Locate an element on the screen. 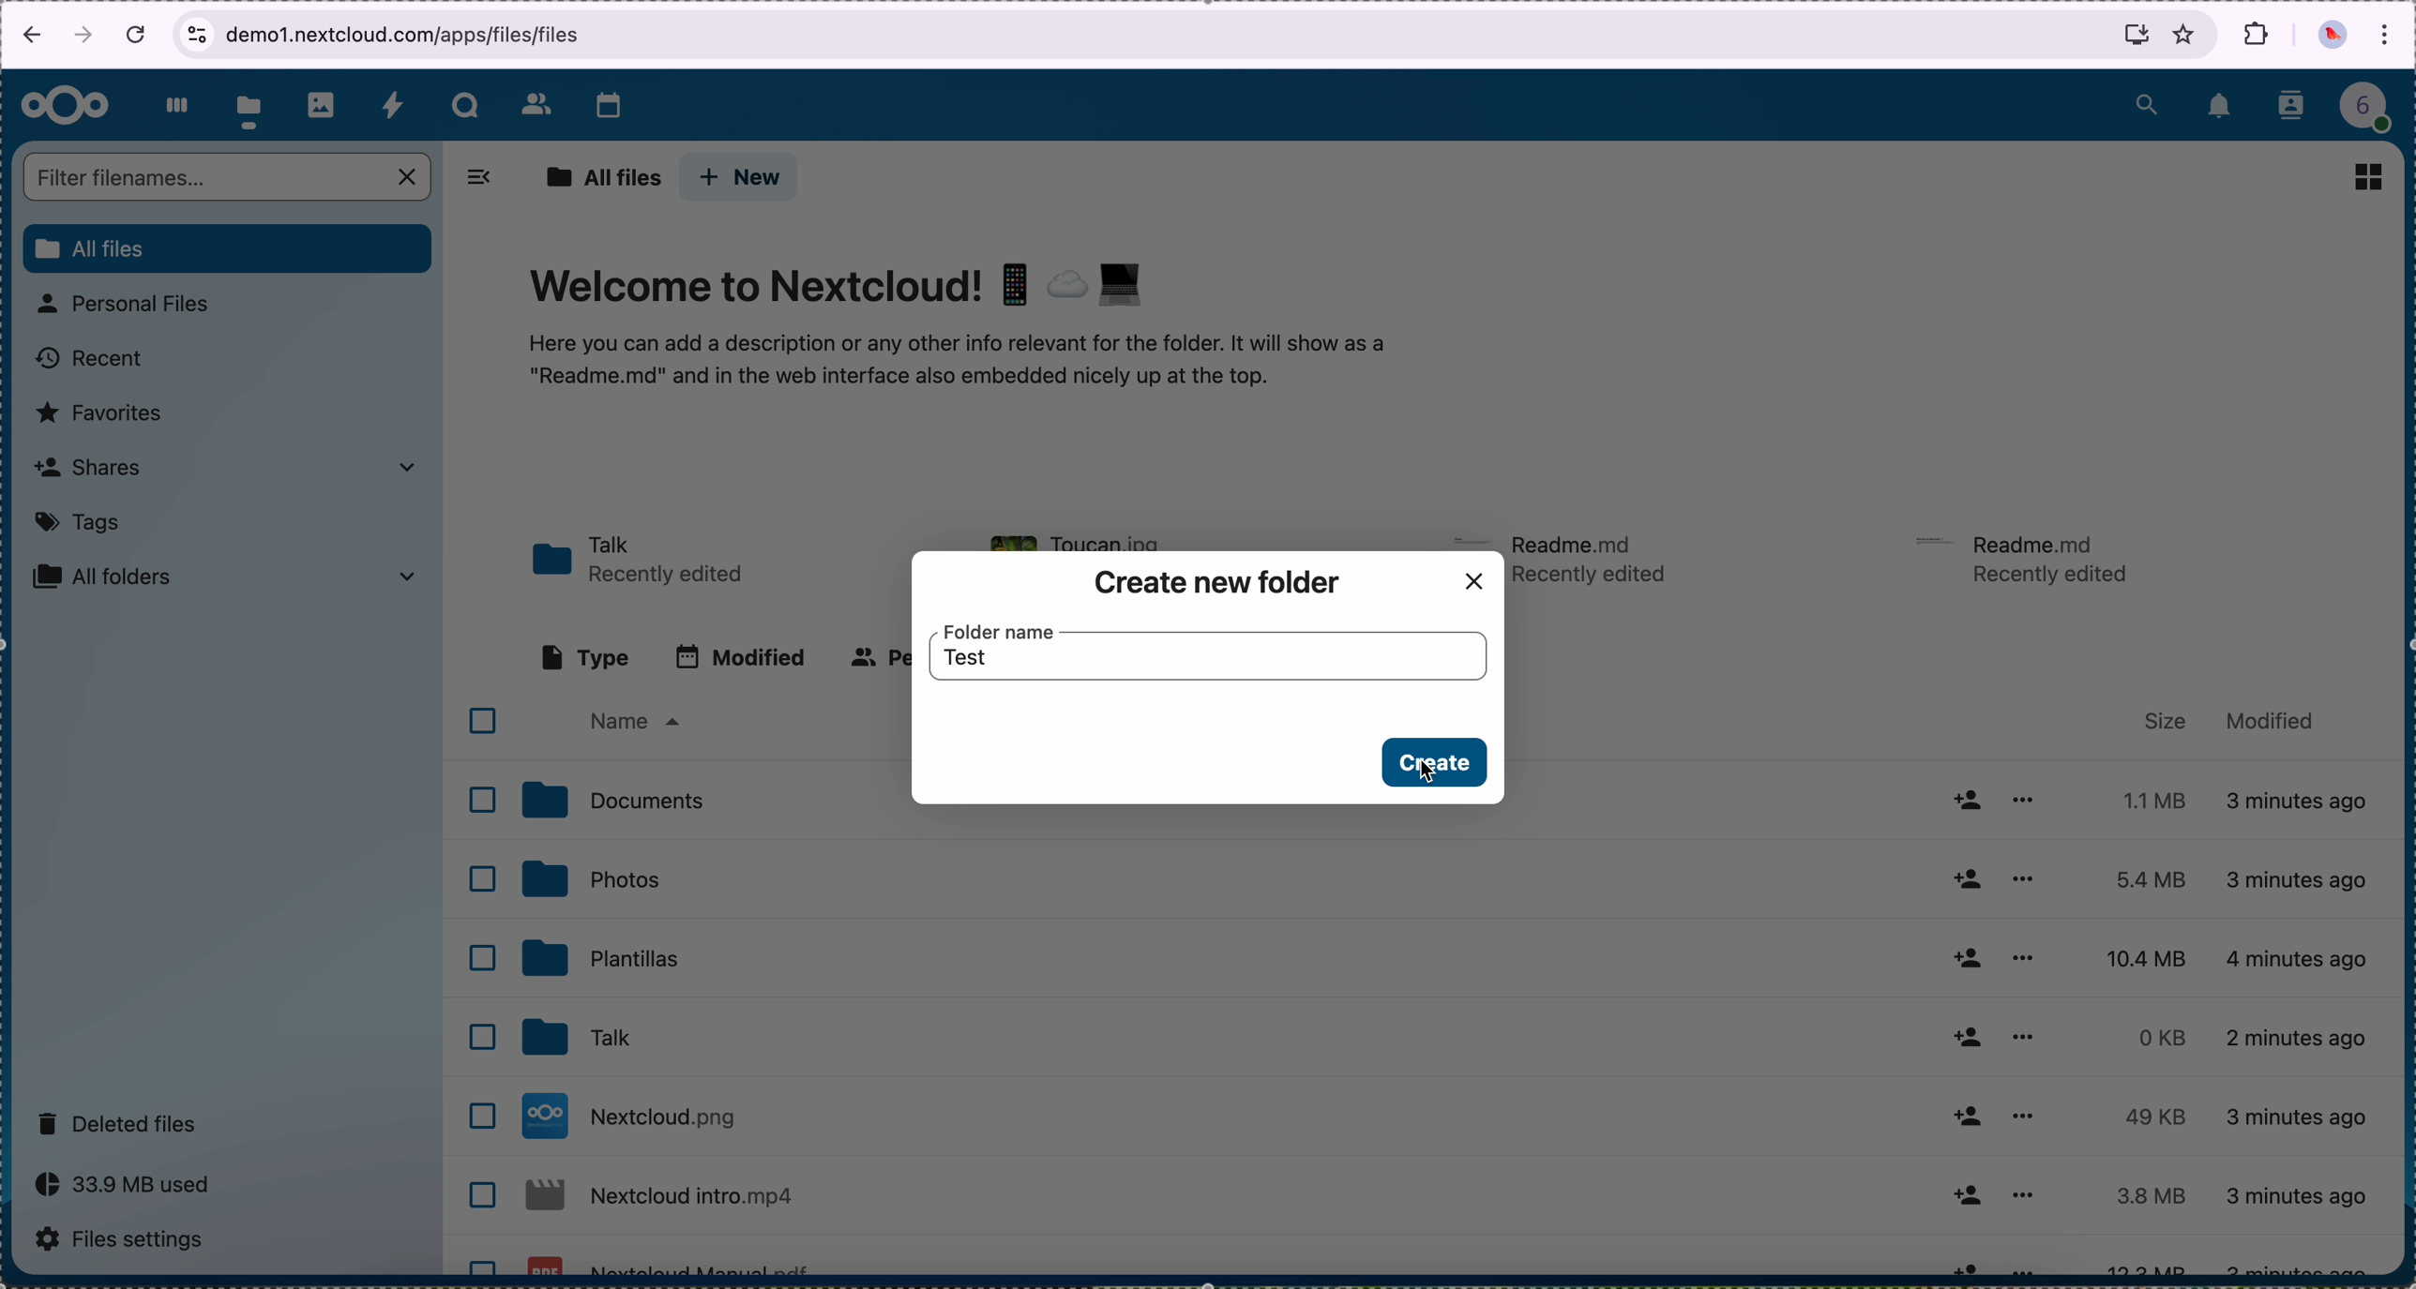 The image size is (2416, 1289). URL is located at coordinates (397, 34).